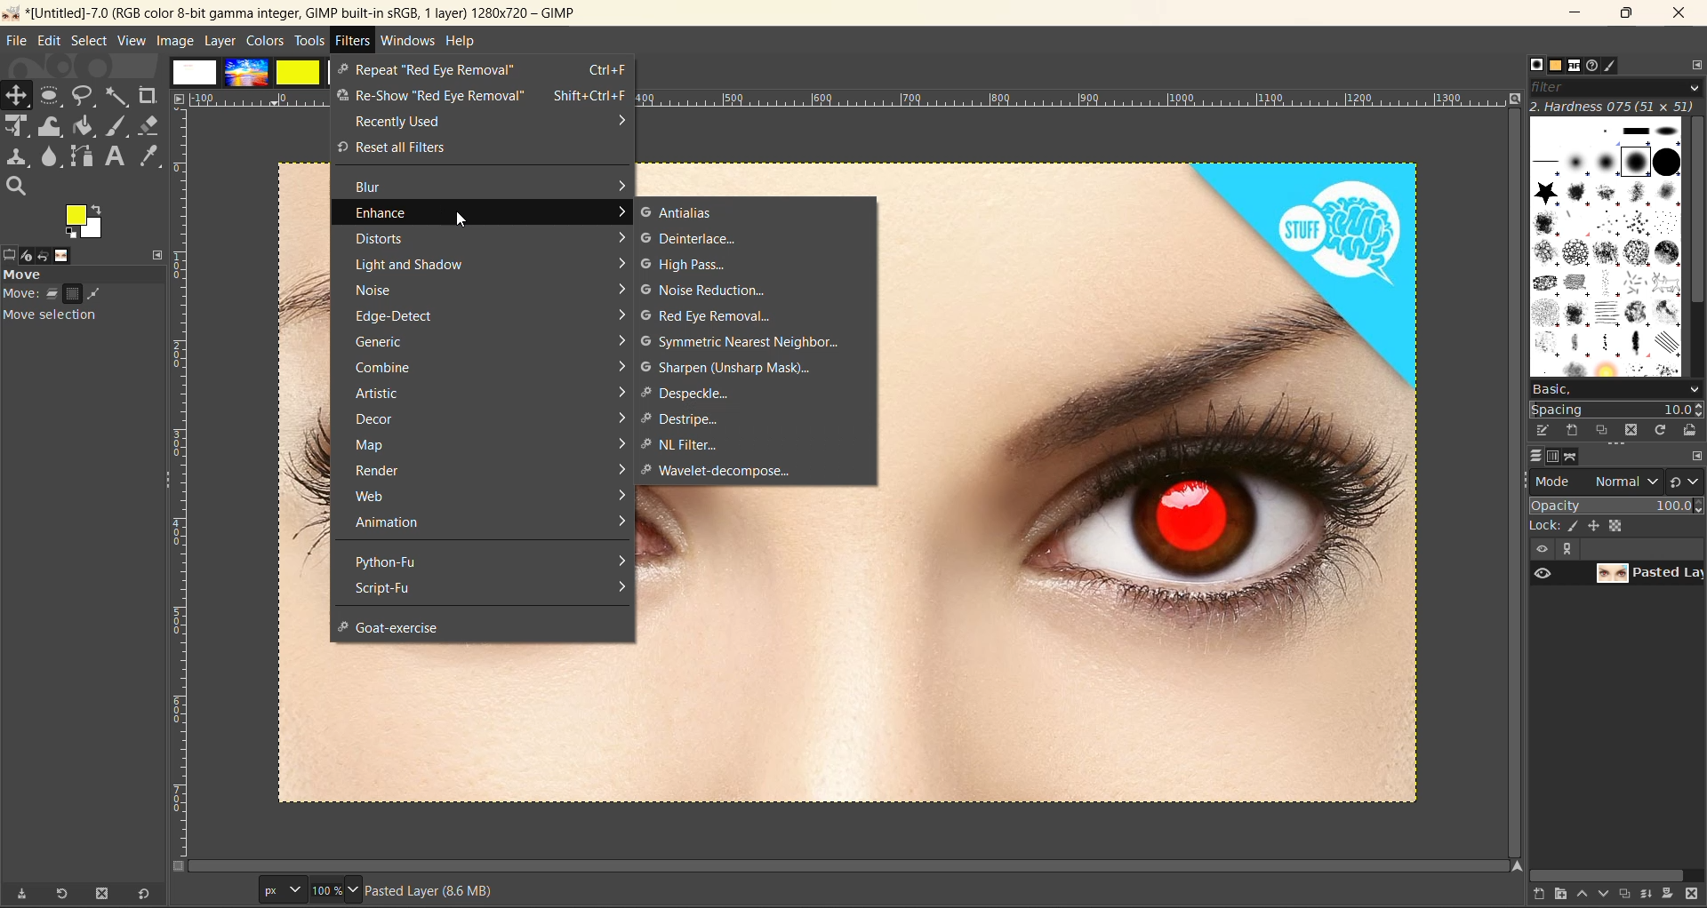 The height and width of the screenshot is (908, 1707). What do you see at coordinates (1600, 430) in the screenshot?
I see `duplicate this brush` at bounding box center [1600, 430].